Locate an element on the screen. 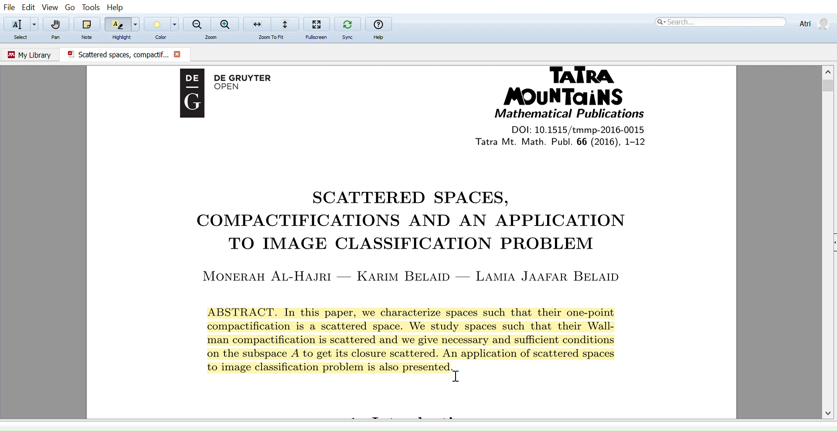 This screenshot has height=431, width=837. Highlight options is located at coordinates (137, 24).